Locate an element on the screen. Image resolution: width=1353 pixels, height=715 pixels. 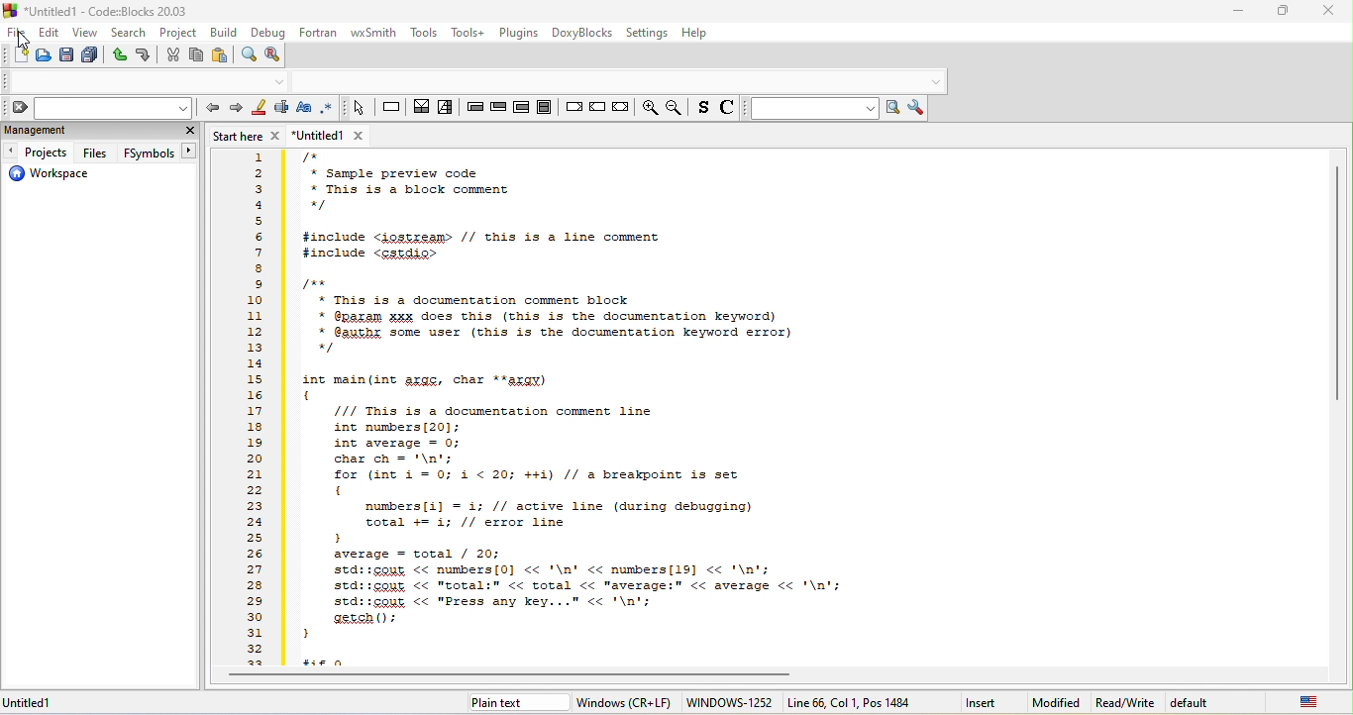
settings is located at coordinates (647, 34).